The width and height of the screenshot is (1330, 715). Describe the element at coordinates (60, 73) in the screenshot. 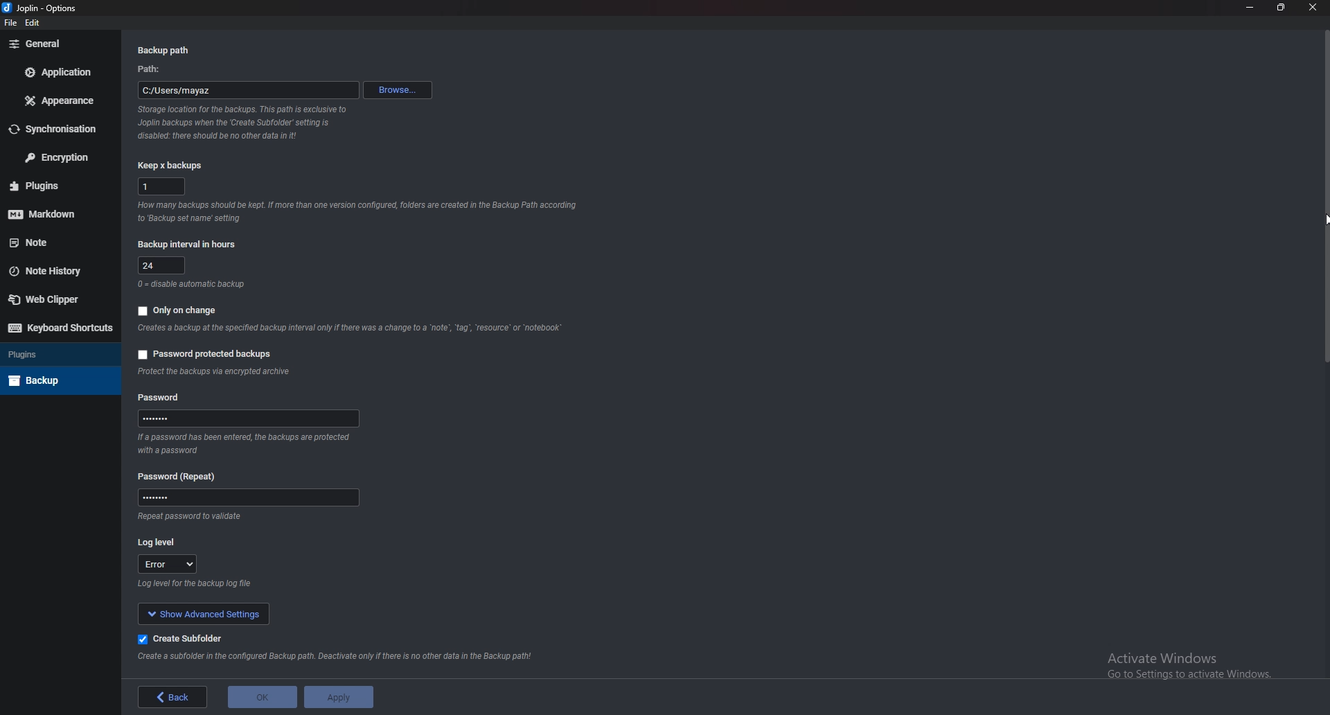

I see `Application` at that location.